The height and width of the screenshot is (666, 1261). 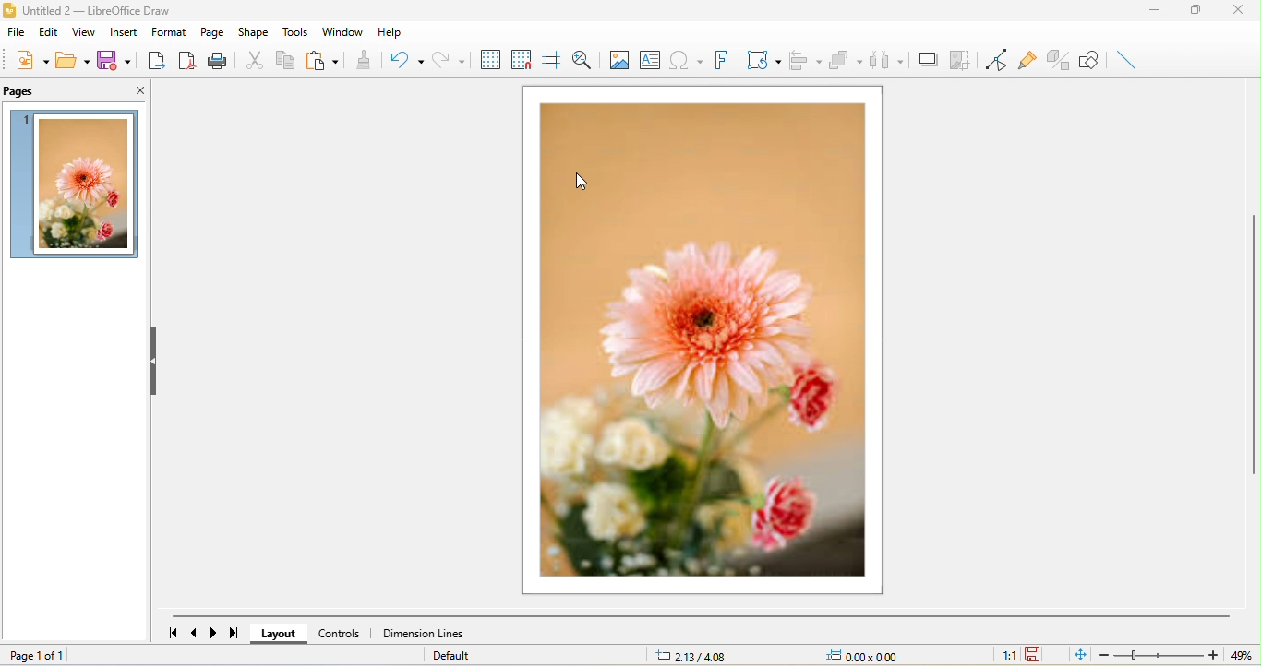 I want to click on fit to the current window, so click(x=1083, y=655).